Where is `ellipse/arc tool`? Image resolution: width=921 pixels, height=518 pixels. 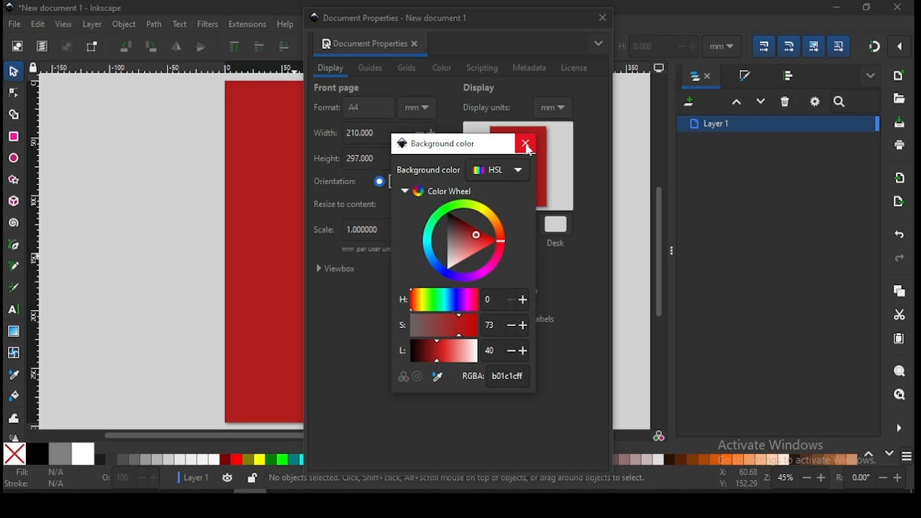 ellipse/arc tool is located at coordinates (14, 159).